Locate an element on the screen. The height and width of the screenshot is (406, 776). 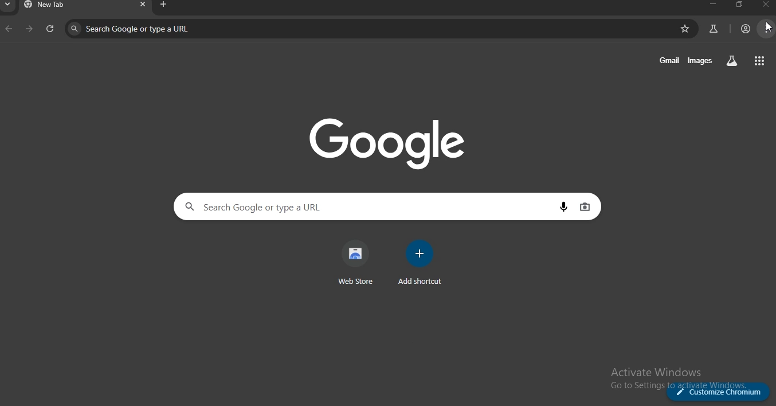
add shortcut is located at coordinates (422, 262).